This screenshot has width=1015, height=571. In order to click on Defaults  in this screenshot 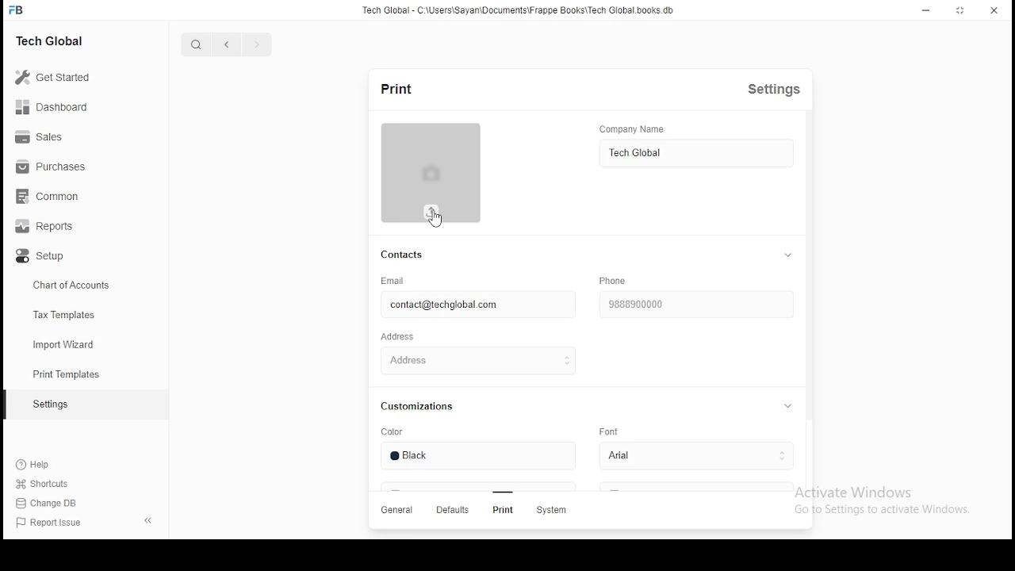, I will do `click(451, 512)`.